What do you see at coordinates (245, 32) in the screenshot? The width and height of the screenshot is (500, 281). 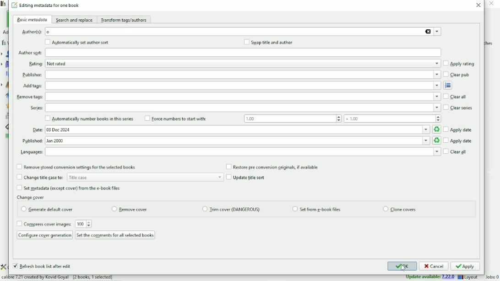 I see `Author(s)` at bounding box center [245, 32].